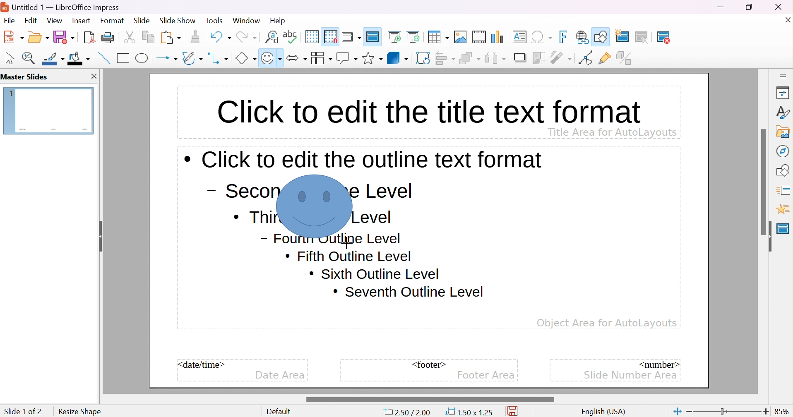 The image size is (793, 417). Describe the element at coordinates (283, 177) in the screenshot. I see `cursor` at that location.